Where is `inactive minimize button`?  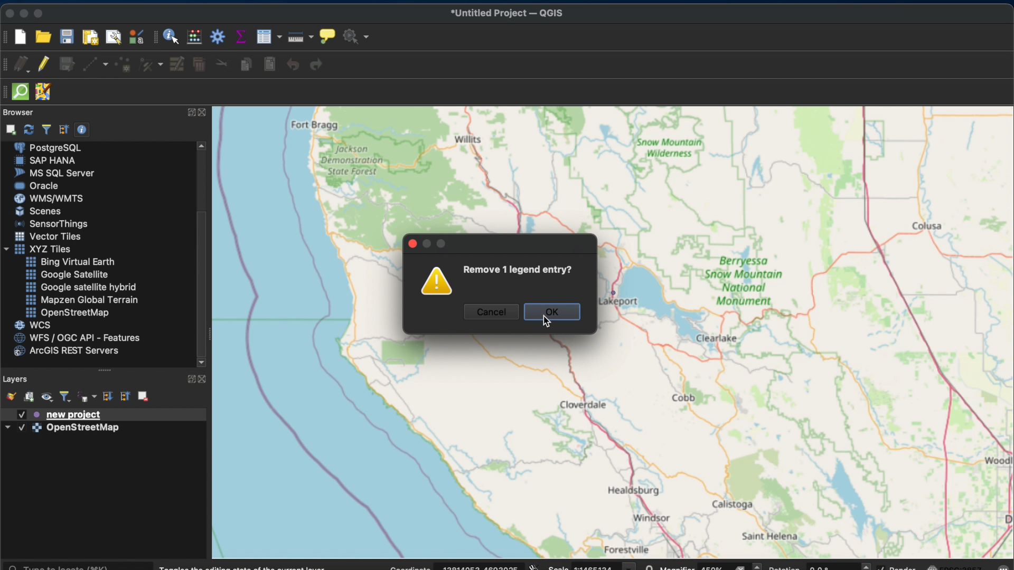
inactive minimize button is located at coordinates (427, 244).